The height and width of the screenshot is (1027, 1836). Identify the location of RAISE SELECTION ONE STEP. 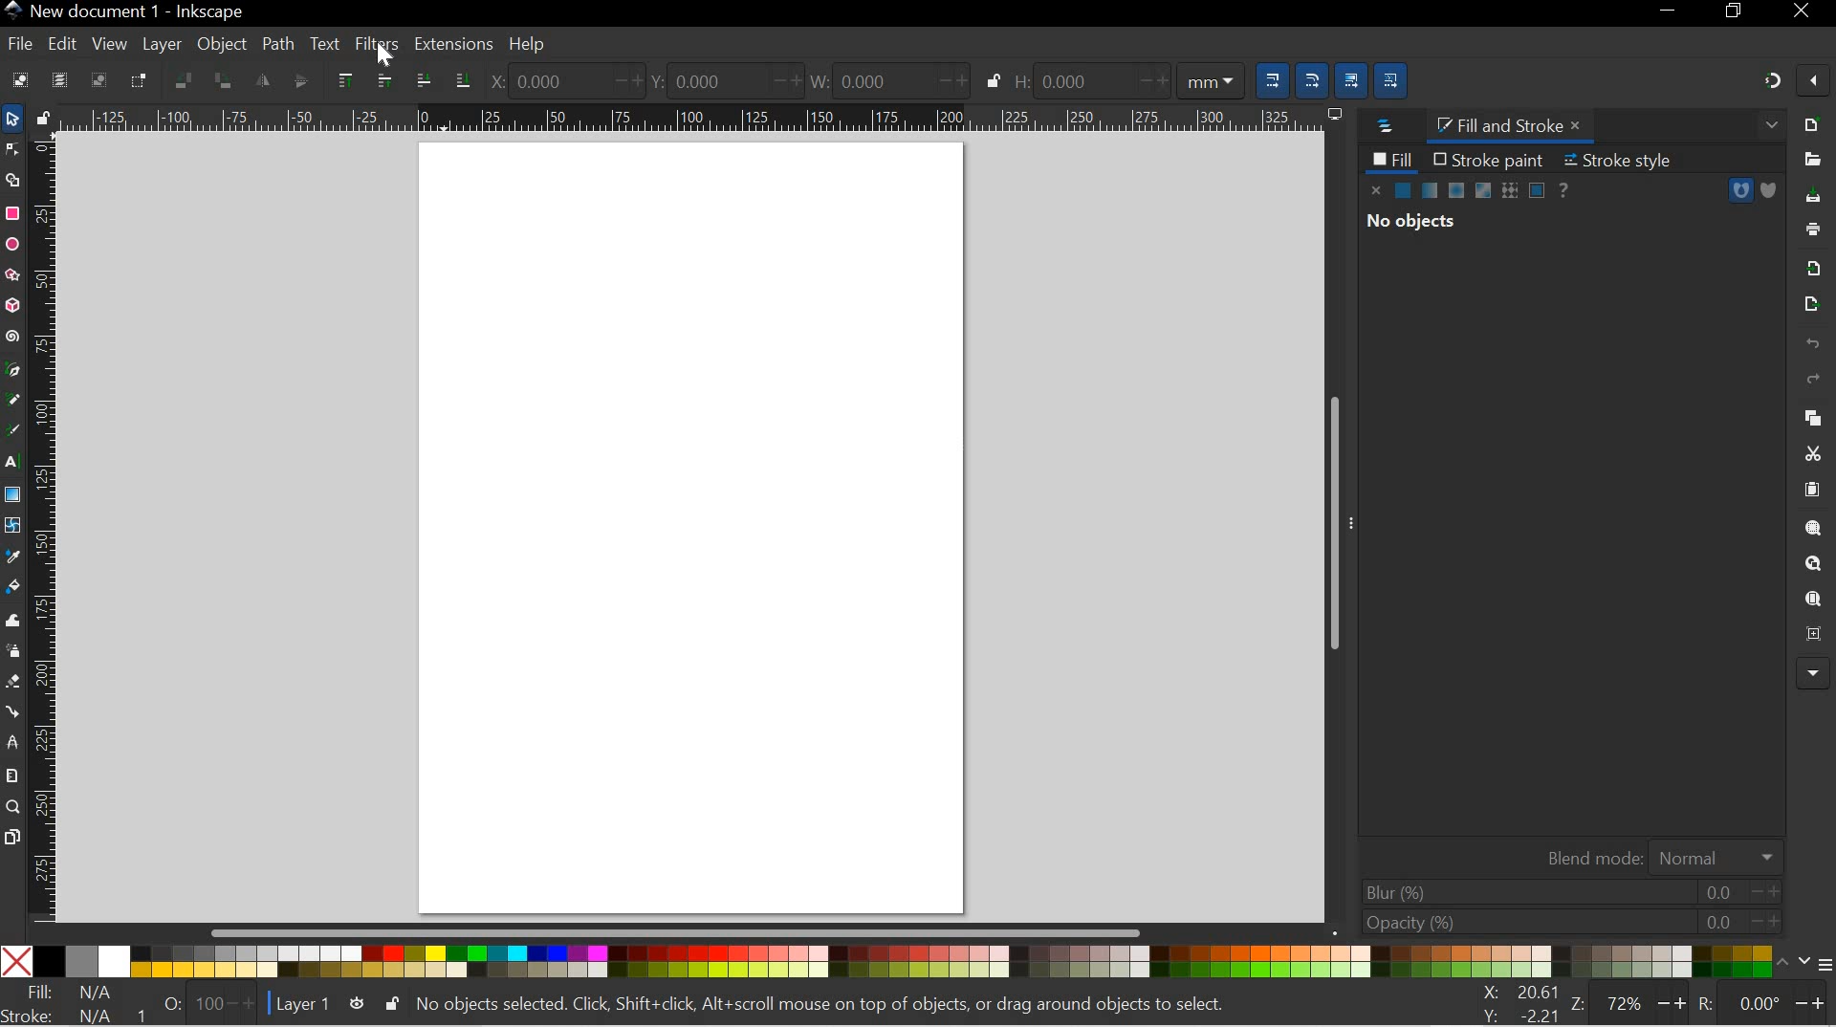
(382, 78).